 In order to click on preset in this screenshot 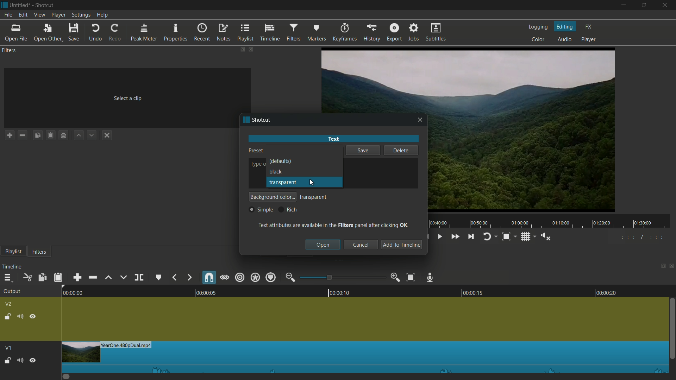, I will do `click(254, 150)`.